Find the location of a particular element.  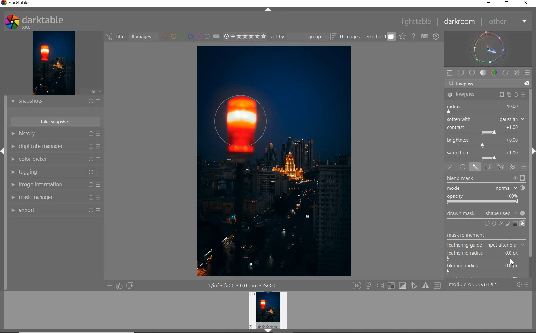

BRIGHTNESS is located at coordinates (485, 142).